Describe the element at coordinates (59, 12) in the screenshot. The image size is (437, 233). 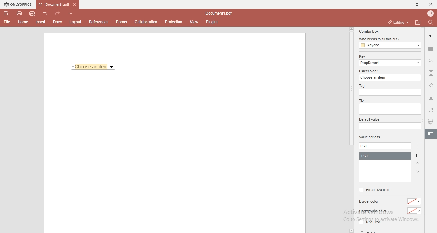
I see `redo` at that location.